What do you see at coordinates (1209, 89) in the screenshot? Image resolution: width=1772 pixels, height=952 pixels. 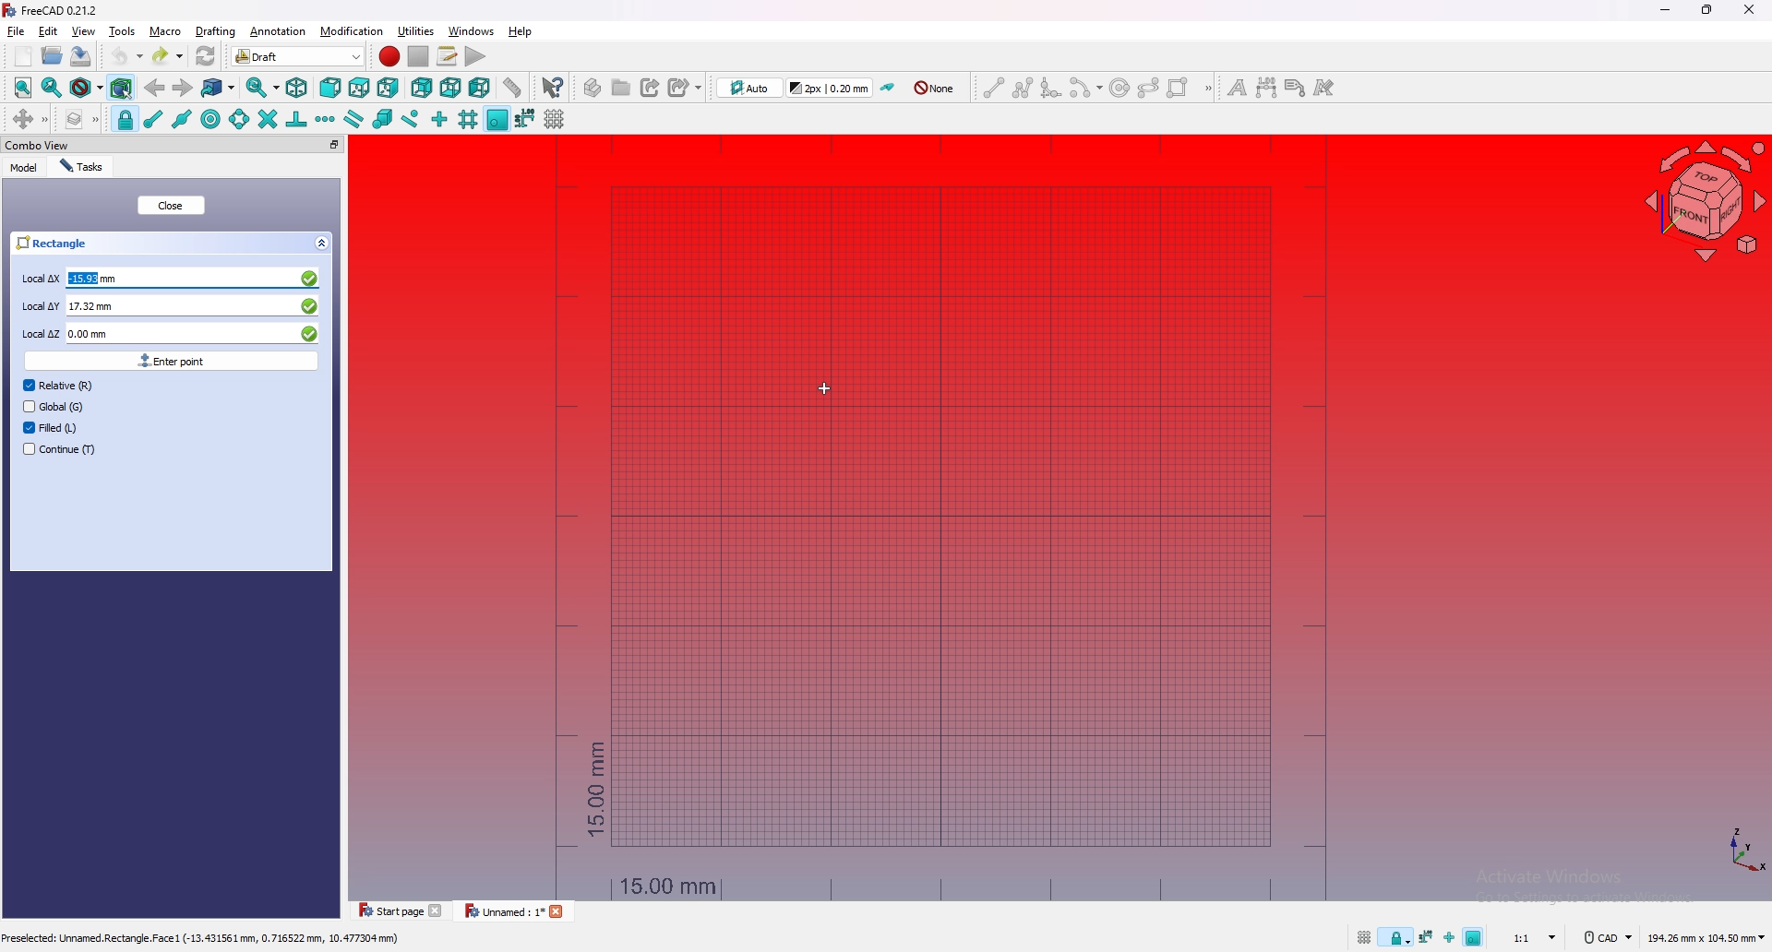 I see `draft creations tools` at bounding box center [1209, 89].